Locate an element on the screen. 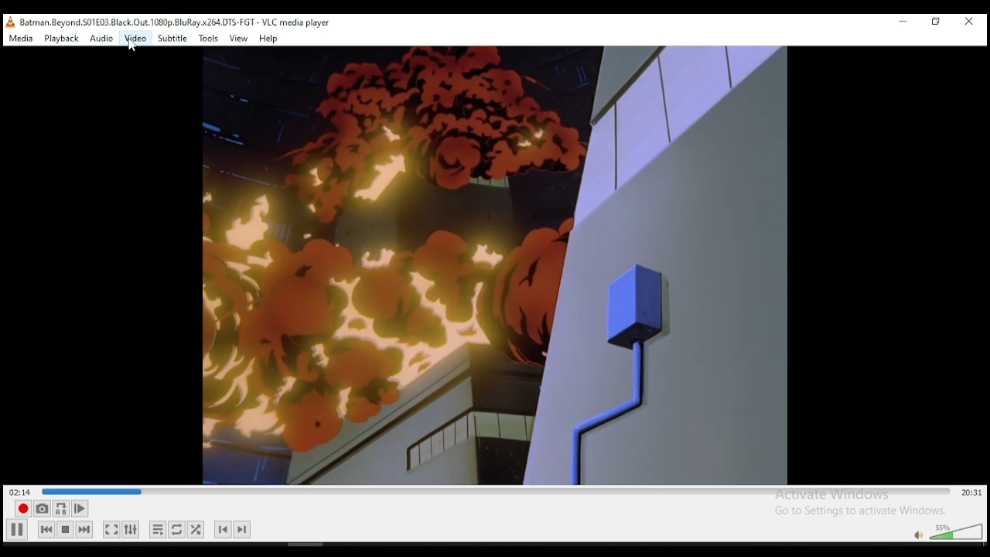  next media in playlist, skips forward when held is located at coordinates (84, 530).